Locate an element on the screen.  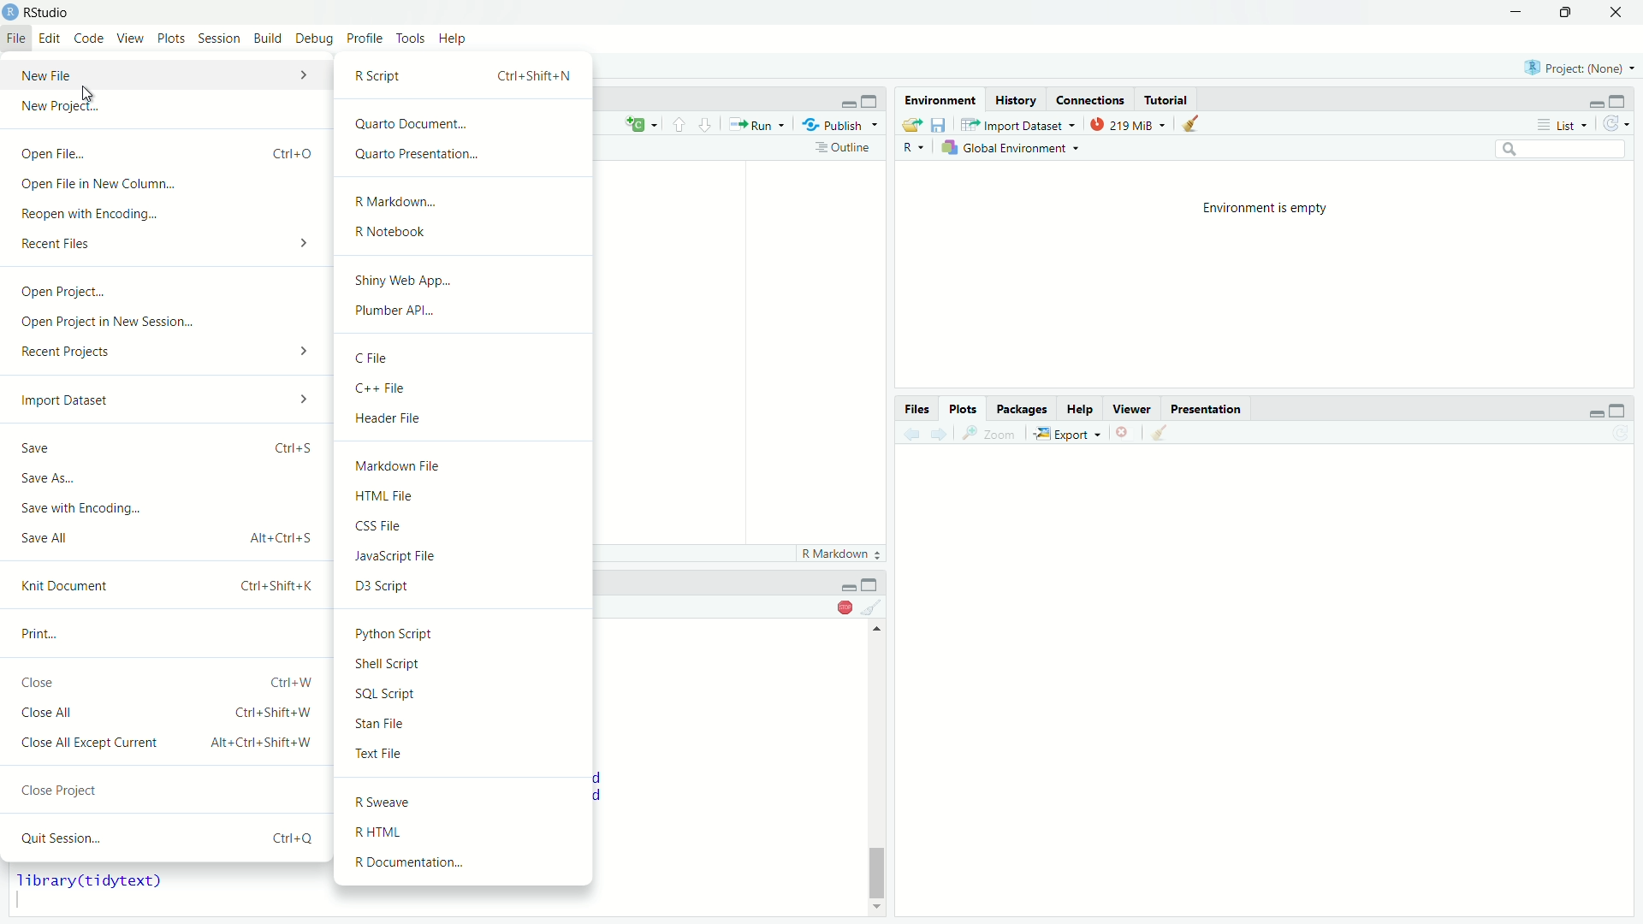
Quarto Document... is located at coordinates (467, 124).